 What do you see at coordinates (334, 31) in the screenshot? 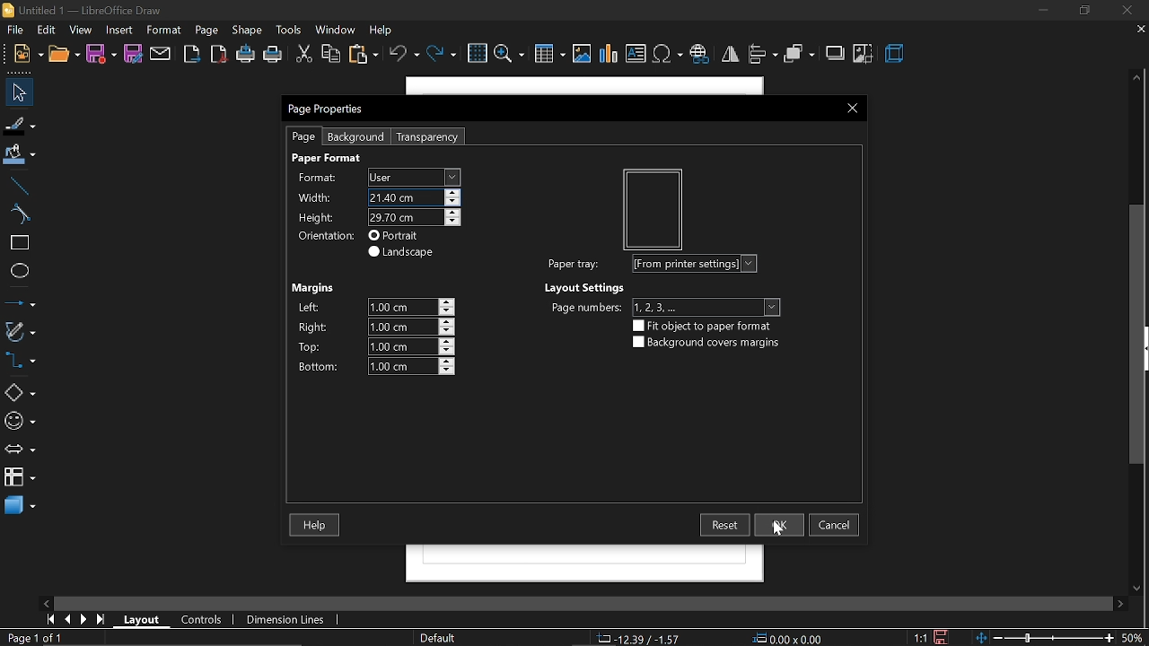
I see `window` at bounding box center [334, 31].